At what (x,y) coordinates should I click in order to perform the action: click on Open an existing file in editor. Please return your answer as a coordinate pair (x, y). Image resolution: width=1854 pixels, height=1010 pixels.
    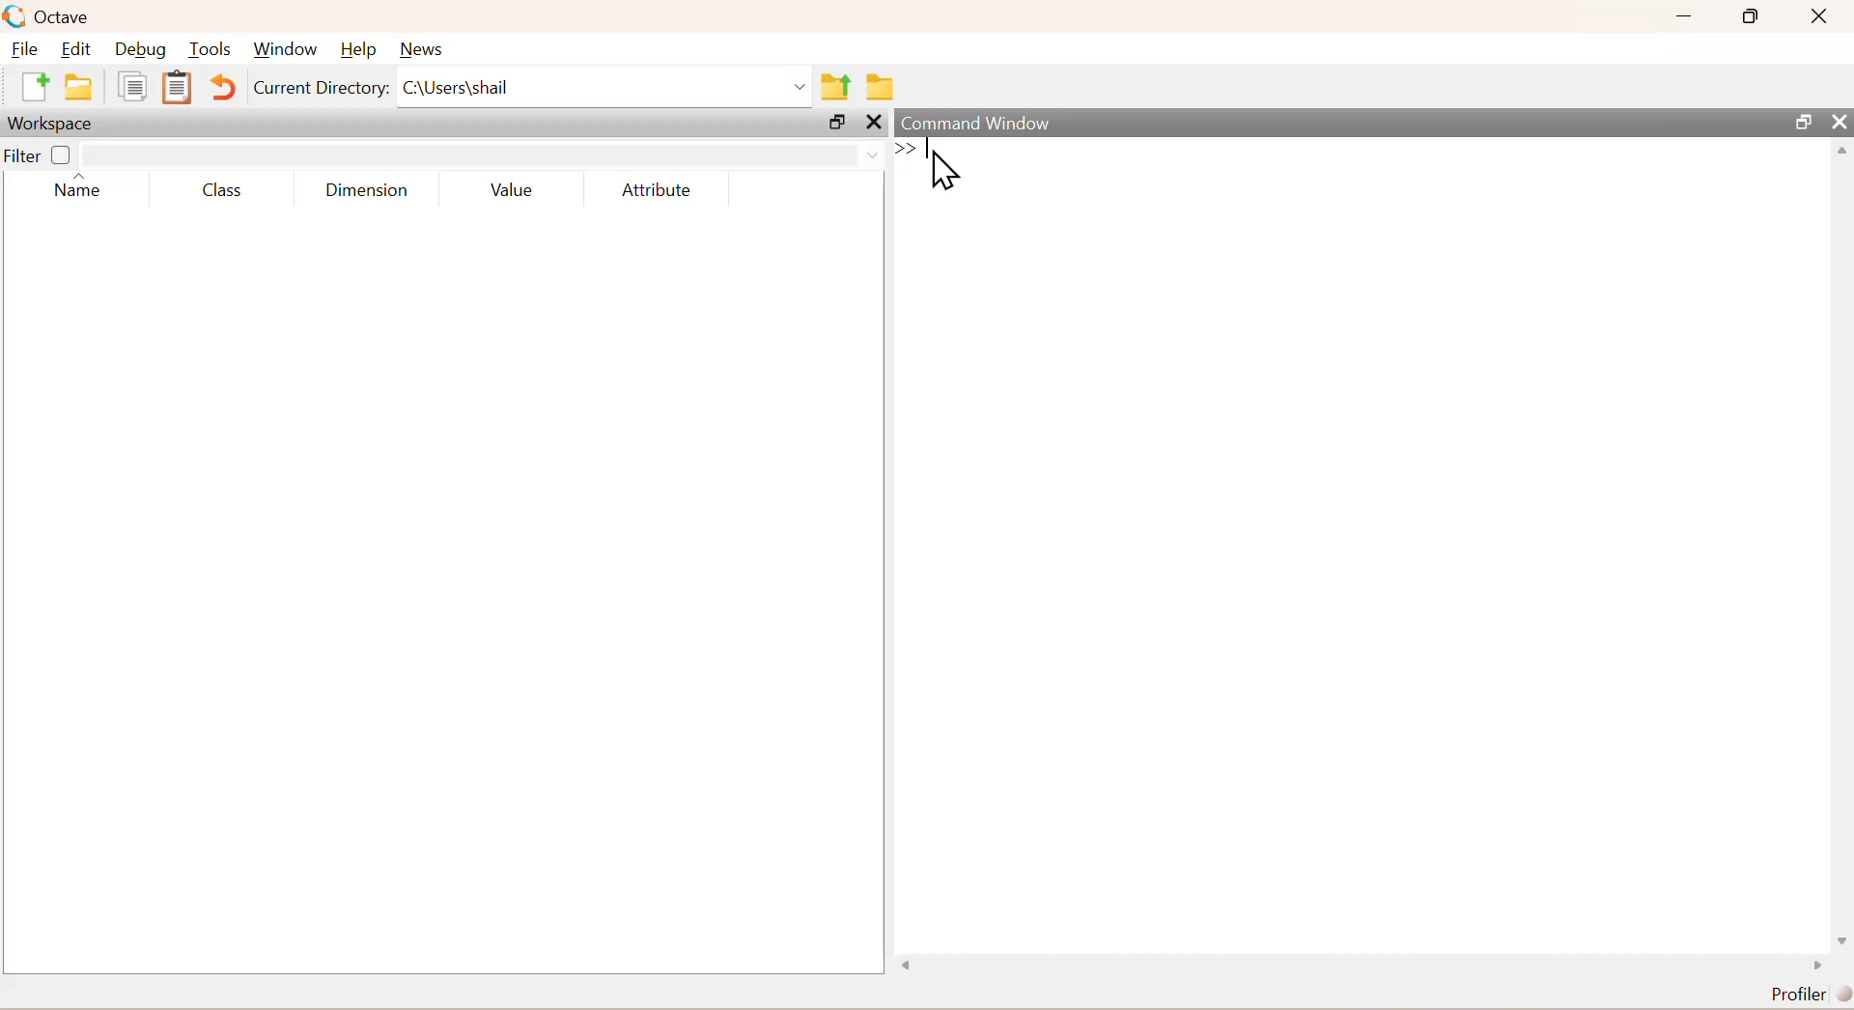
    Looking at the image, I should click on (81, 90).